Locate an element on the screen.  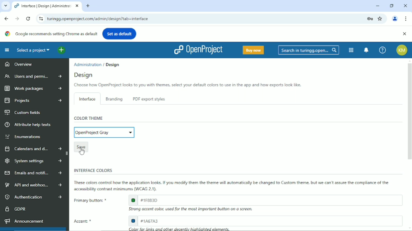
Open quick add menu is located at coordinates (61, 50).